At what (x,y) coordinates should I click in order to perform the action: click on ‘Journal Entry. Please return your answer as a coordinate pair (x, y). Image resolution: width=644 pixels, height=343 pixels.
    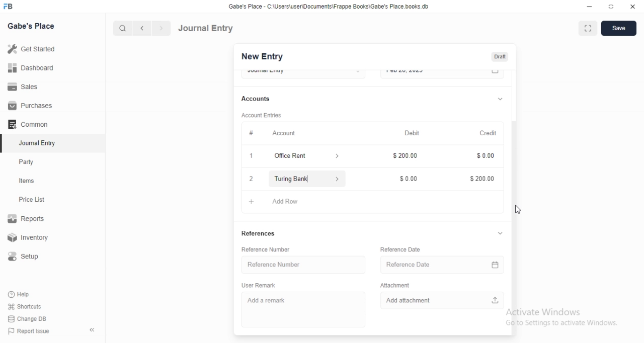
    Looking at the image, I should click on (39, 143).